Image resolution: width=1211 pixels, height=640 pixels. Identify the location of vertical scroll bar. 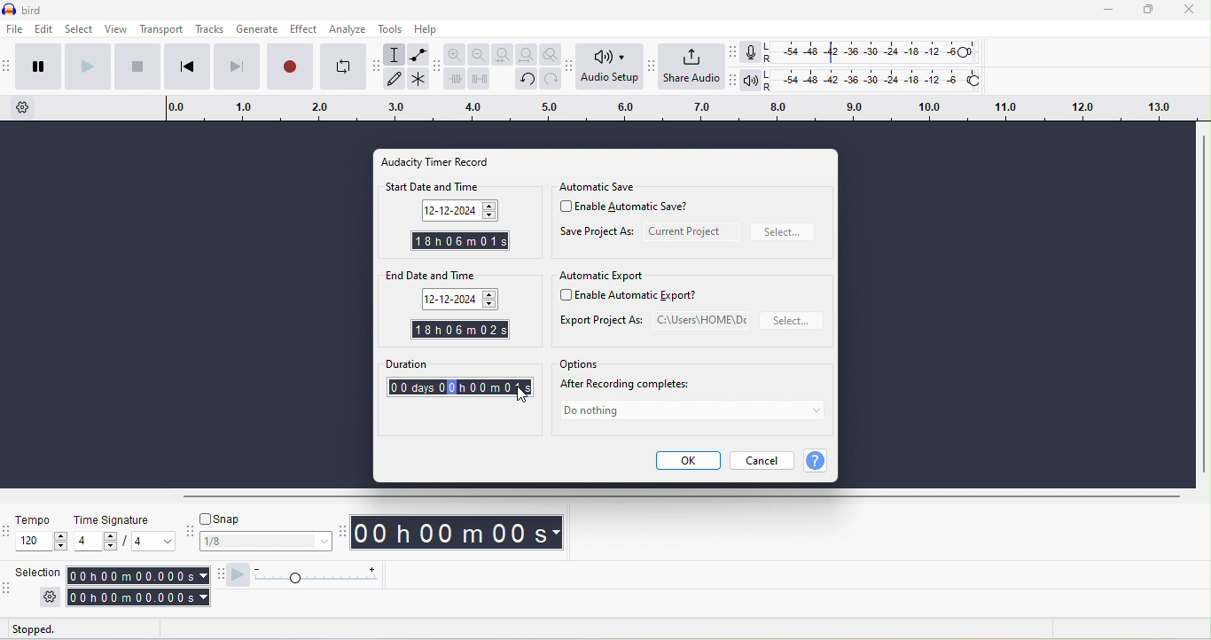
(1202, 302).